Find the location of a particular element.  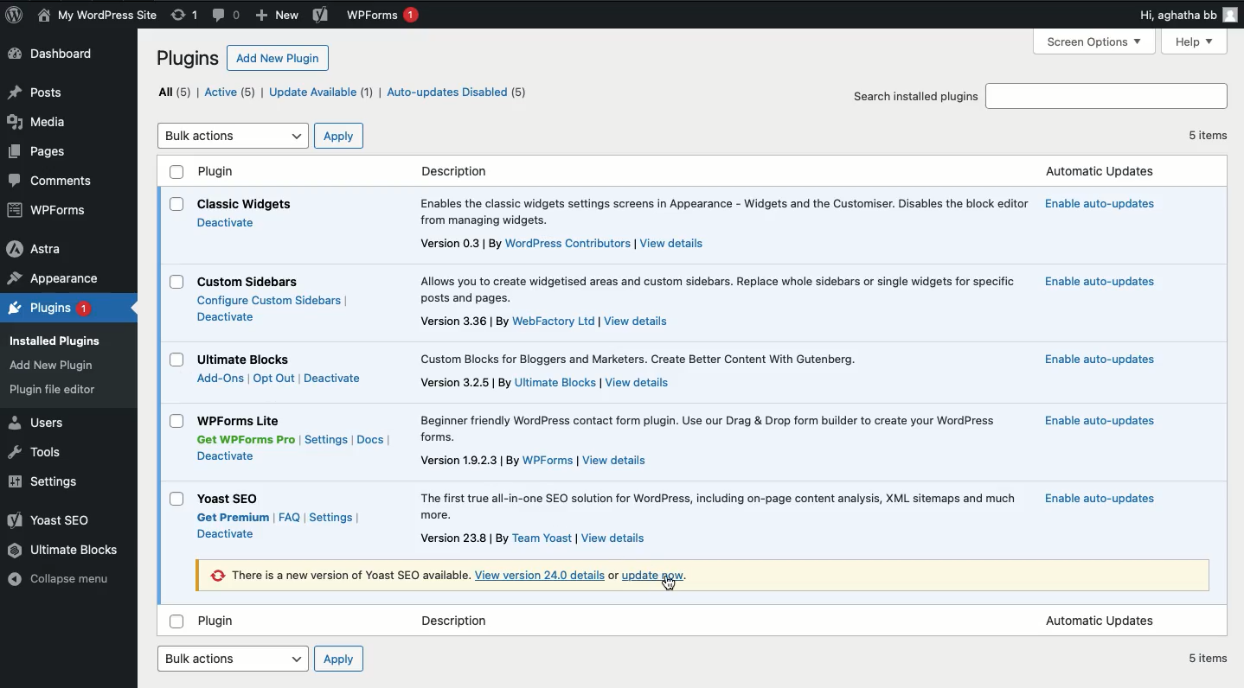

Configure custom sidebars is located at coordinates (272, 301).